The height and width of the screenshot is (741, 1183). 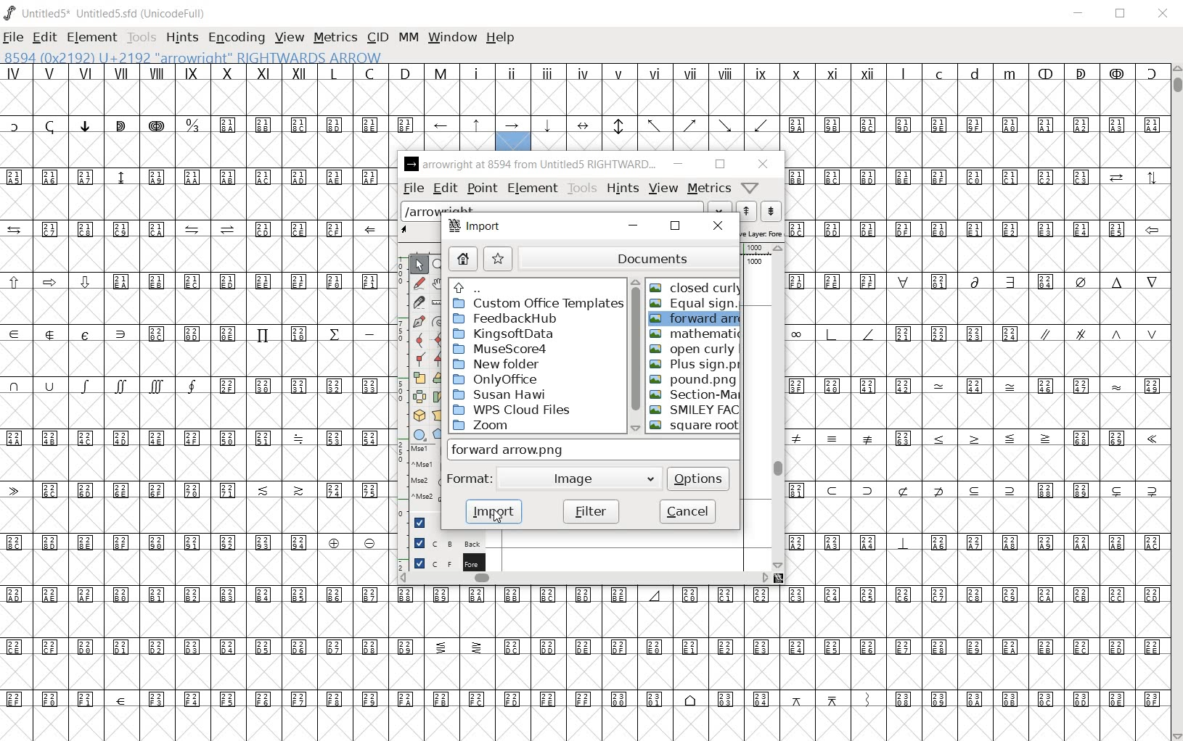 What do you see at coordinates (674, 226) in the screenshot?
I see `restore` at bounding box center [674, 226].